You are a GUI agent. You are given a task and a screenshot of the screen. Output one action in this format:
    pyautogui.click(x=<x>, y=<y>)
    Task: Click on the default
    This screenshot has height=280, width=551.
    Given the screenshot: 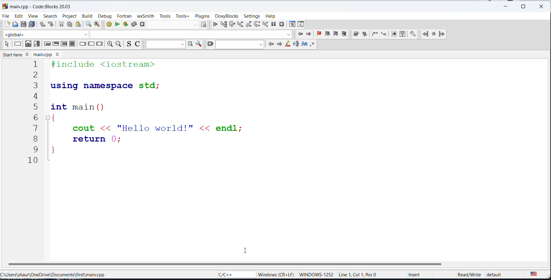 What is the action you would take?
    pyautogui.click(x=496, y=274)
    